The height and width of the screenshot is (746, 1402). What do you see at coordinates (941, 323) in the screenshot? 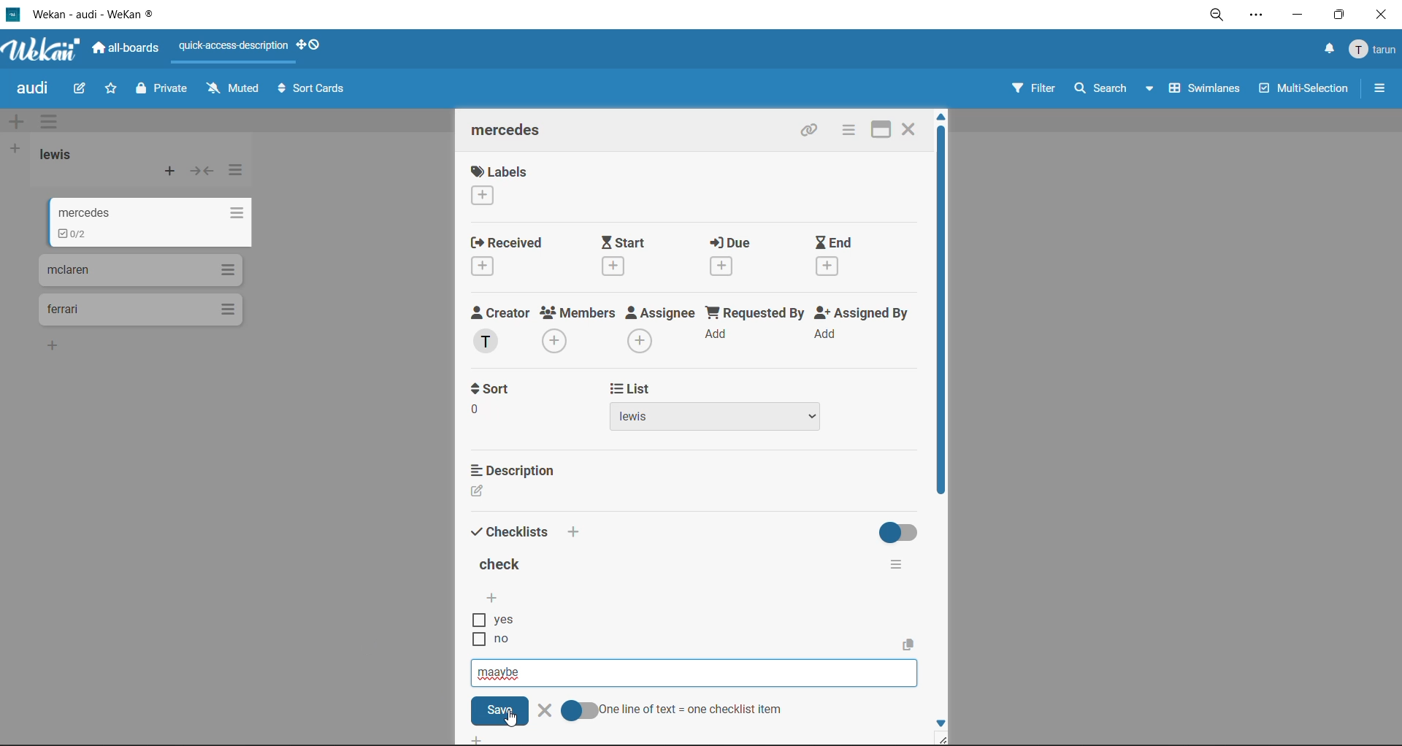
I see `vertical scroll bar` at bounding box center [941, 323].